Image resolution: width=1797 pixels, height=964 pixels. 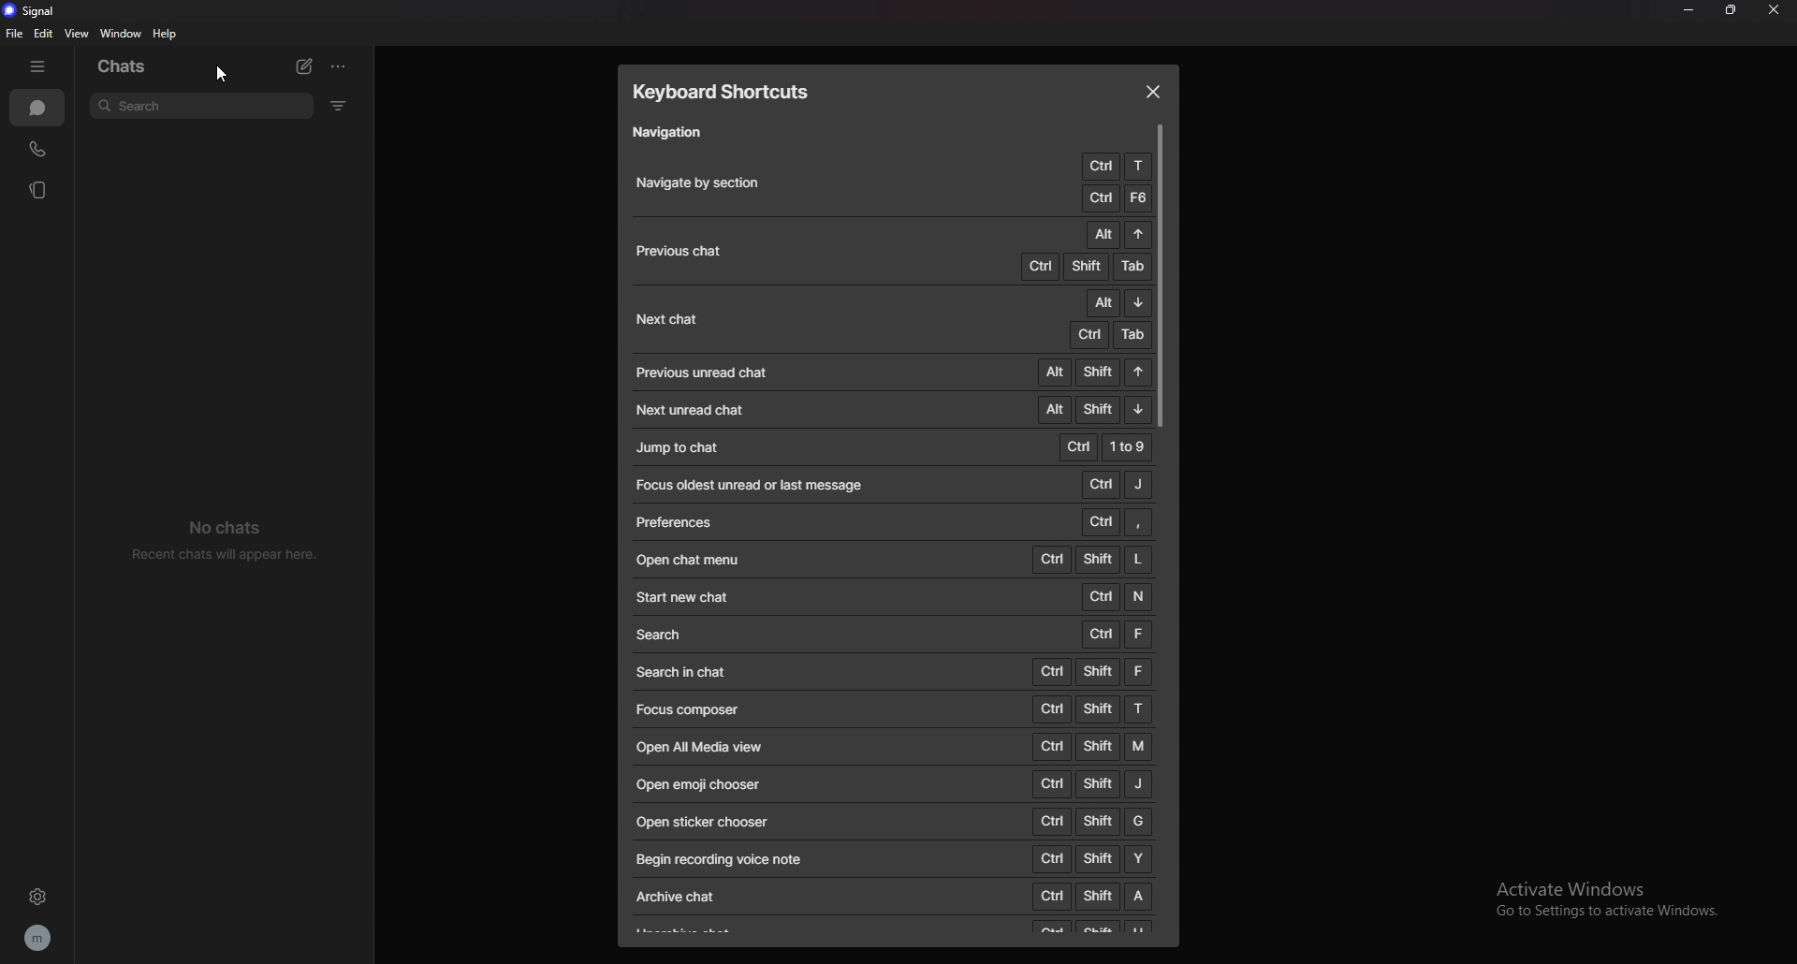 I want to click on Recent chats will appear here., so click(x=233, y=556).